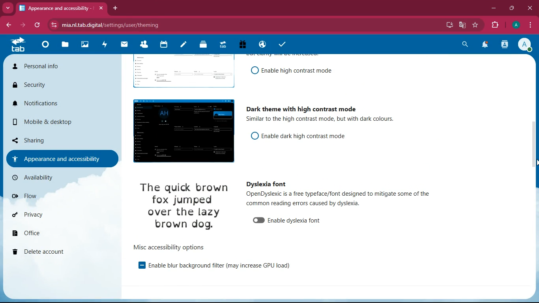 This screenshot has width=539, height=303. Describe the element at coordinates (62, 158) in the screenshot. I see `appearance` at that location.